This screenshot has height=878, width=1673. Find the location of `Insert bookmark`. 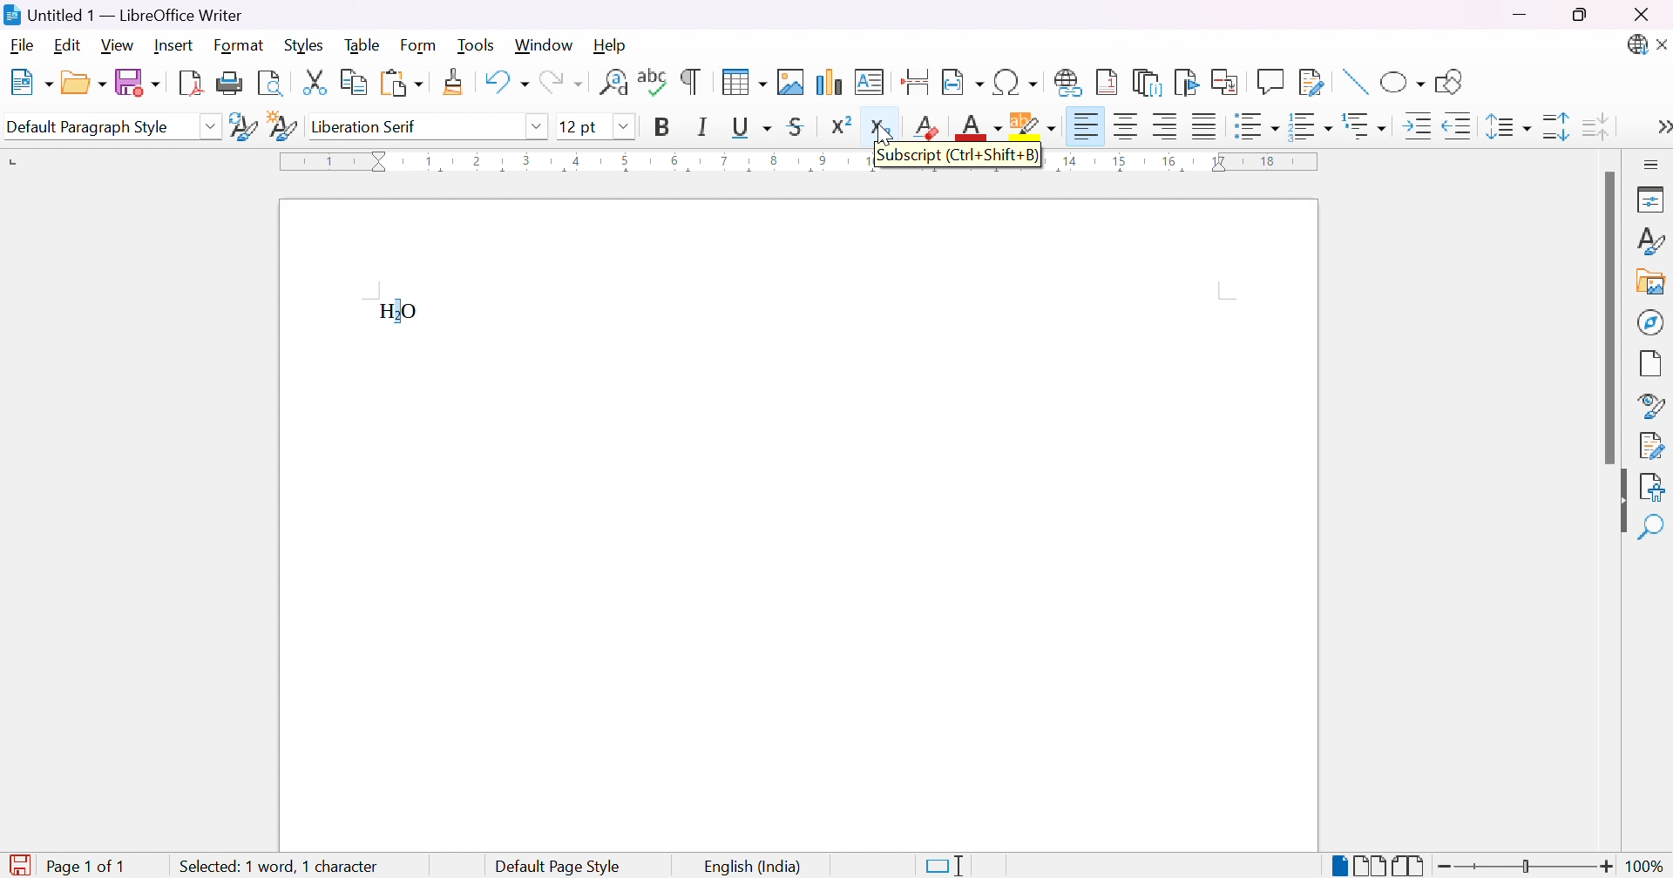

Insert bookmark is located at coordinates (1188, 82).